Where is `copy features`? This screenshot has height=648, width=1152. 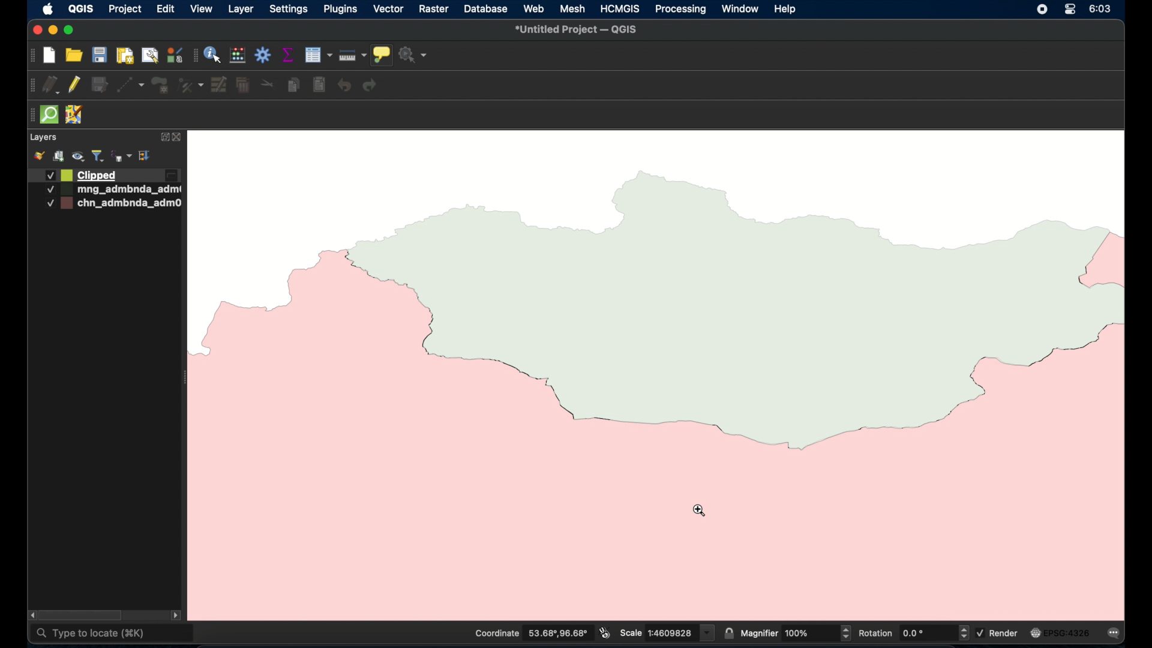
copy features is located at coordinates (295, 86).